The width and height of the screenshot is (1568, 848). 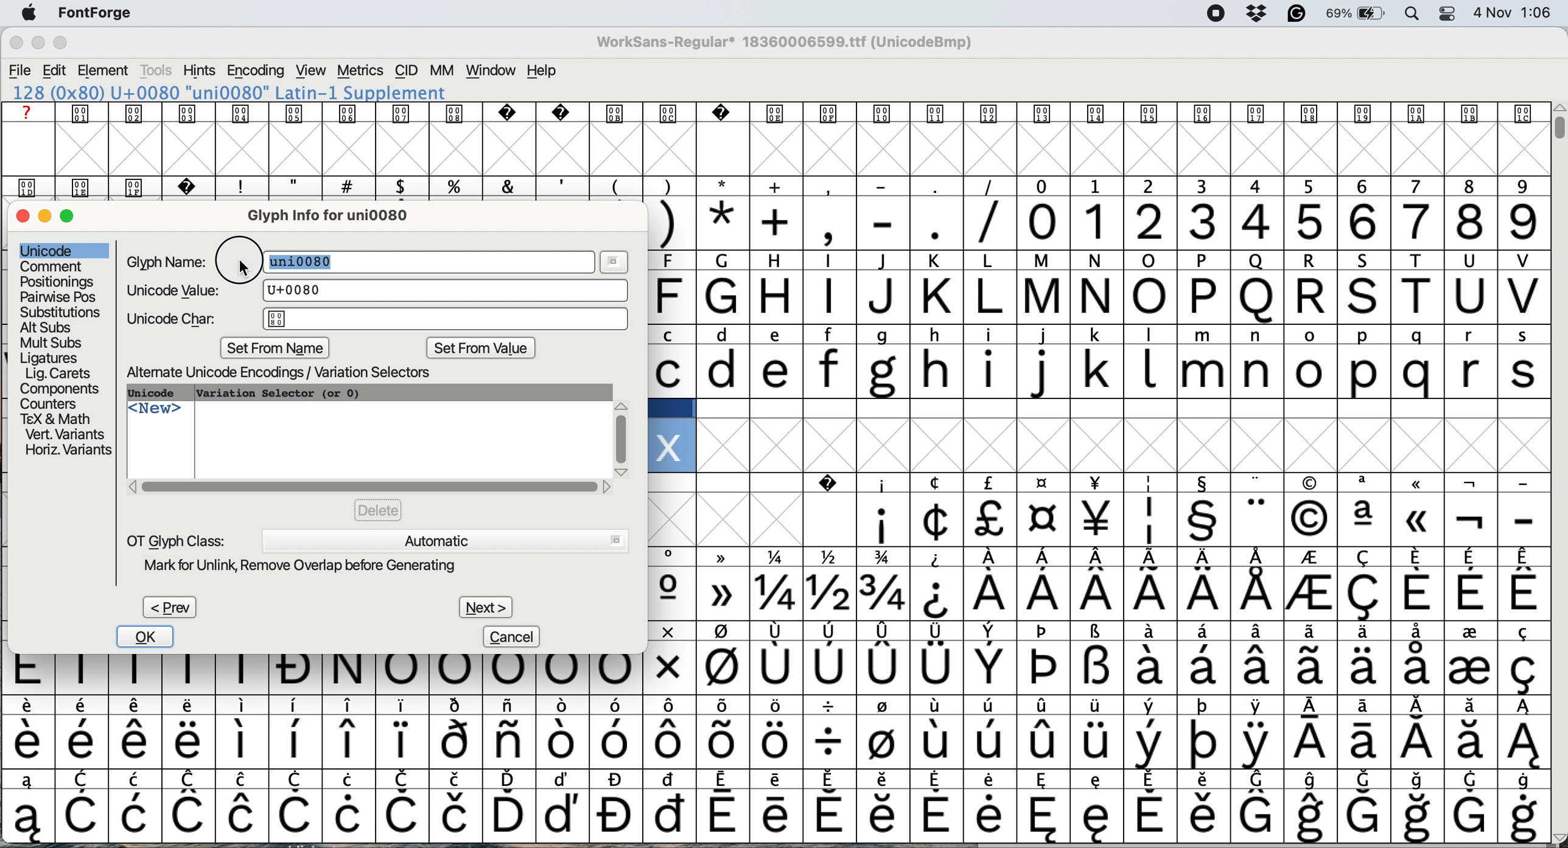 What do you see at coordinates (1098, 483) in the screenshot?
I see `SPECIAL CHARACTERS` at bounding box center [1098, 483].